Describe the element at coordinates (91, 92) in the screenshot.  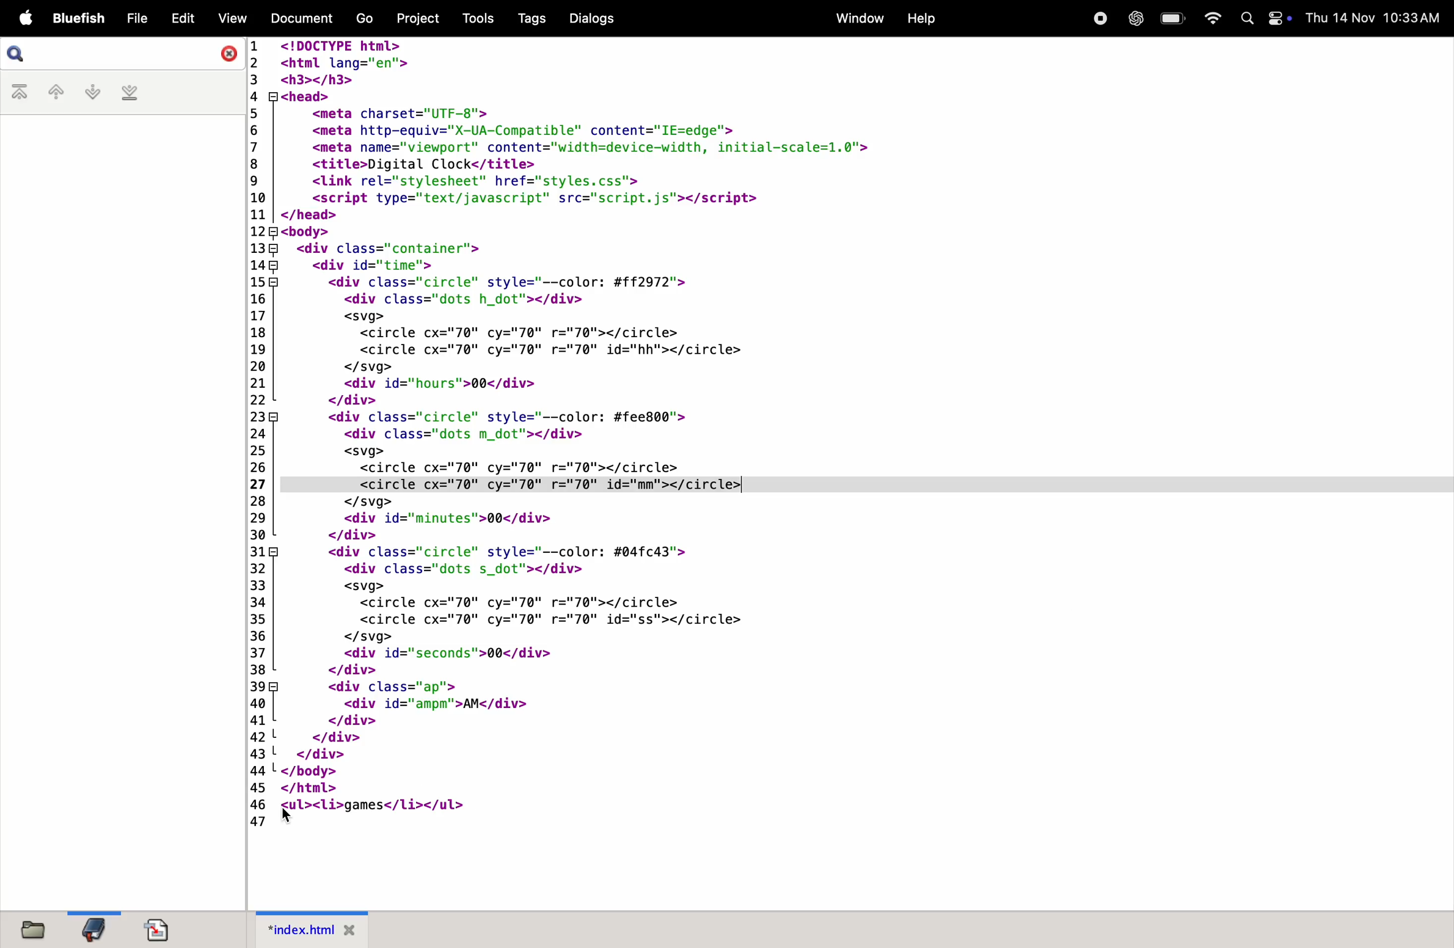
I see `next bookmark` at that location.